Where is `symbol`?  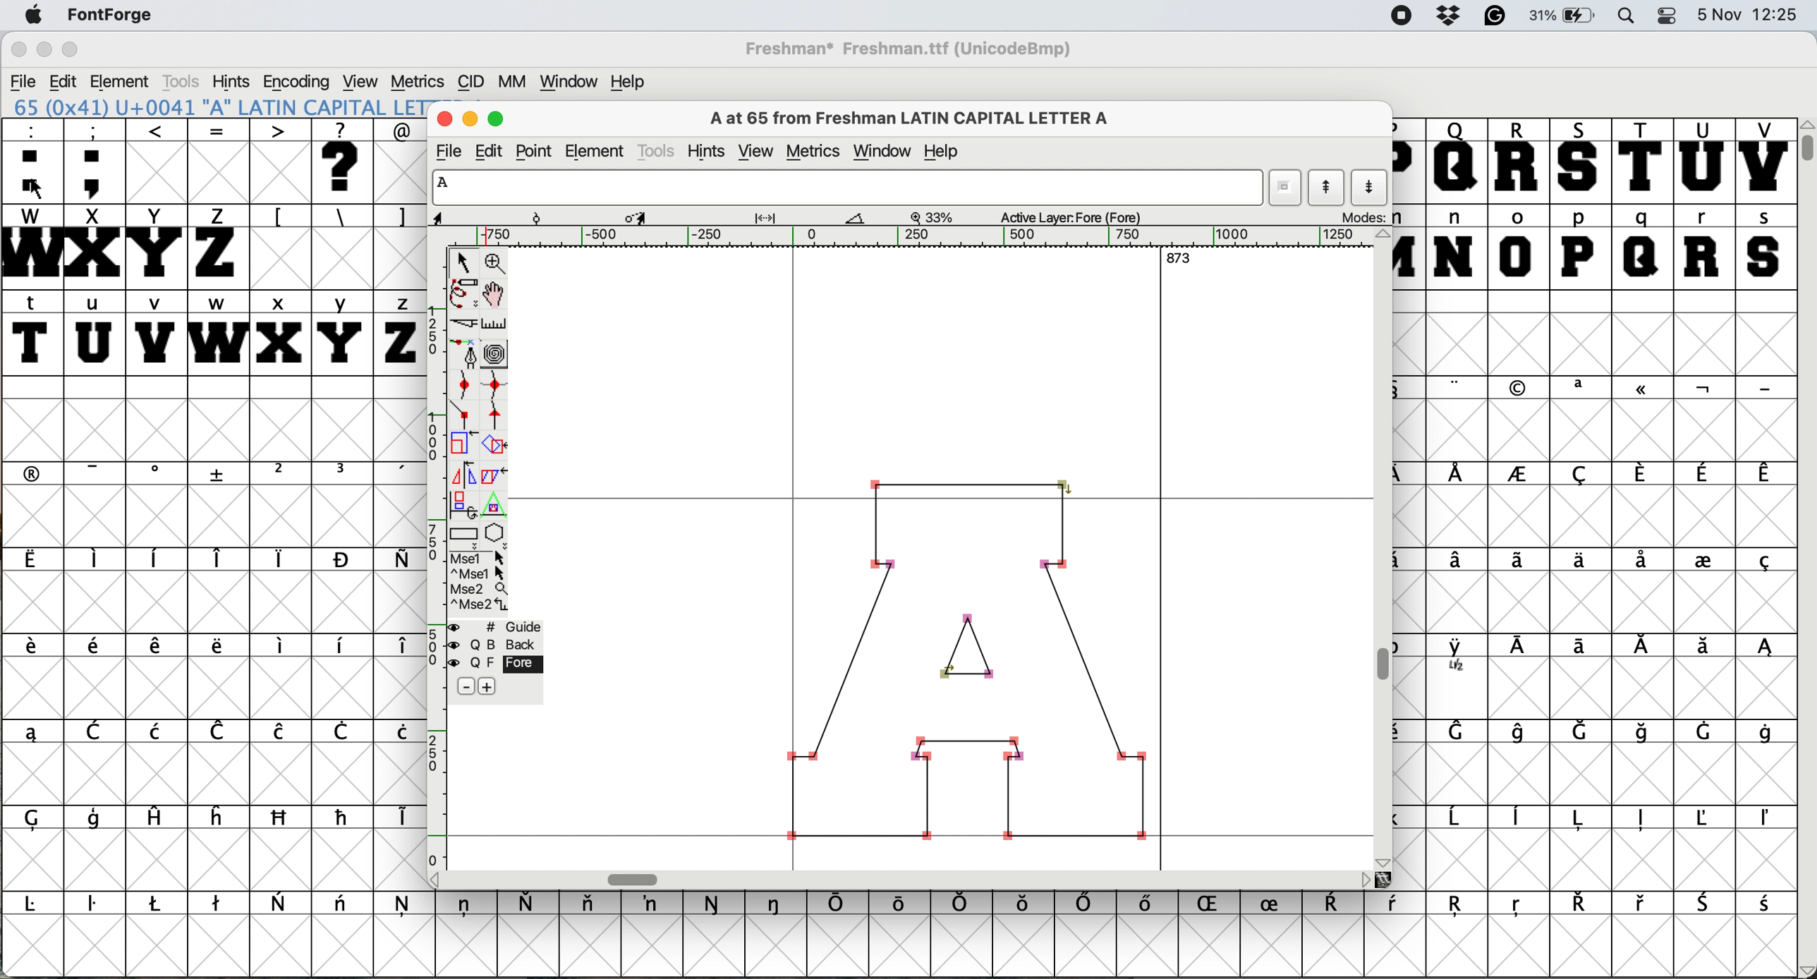
symbol is located at coordinates (346, 646).